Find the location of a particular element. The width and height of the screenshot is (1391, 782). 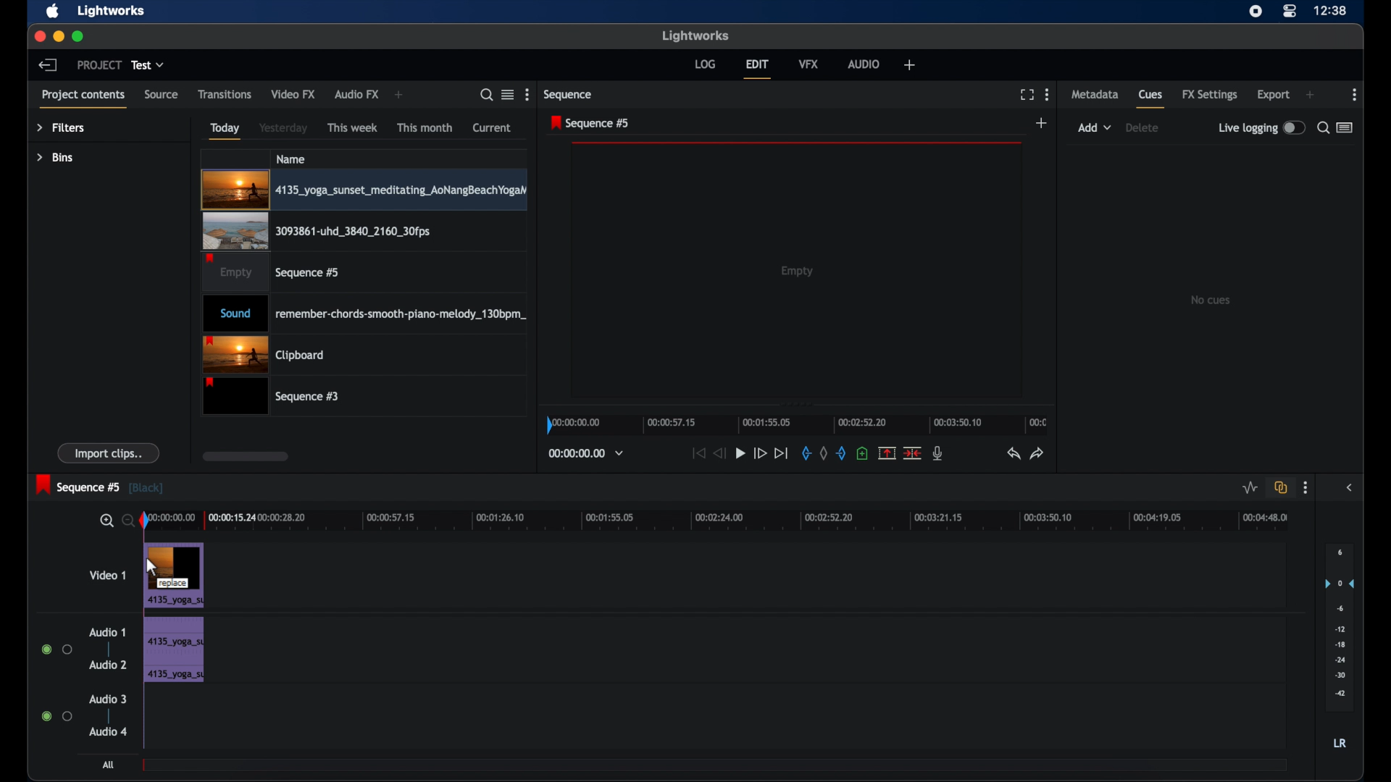

more options is located at coordinates (1048, 94).